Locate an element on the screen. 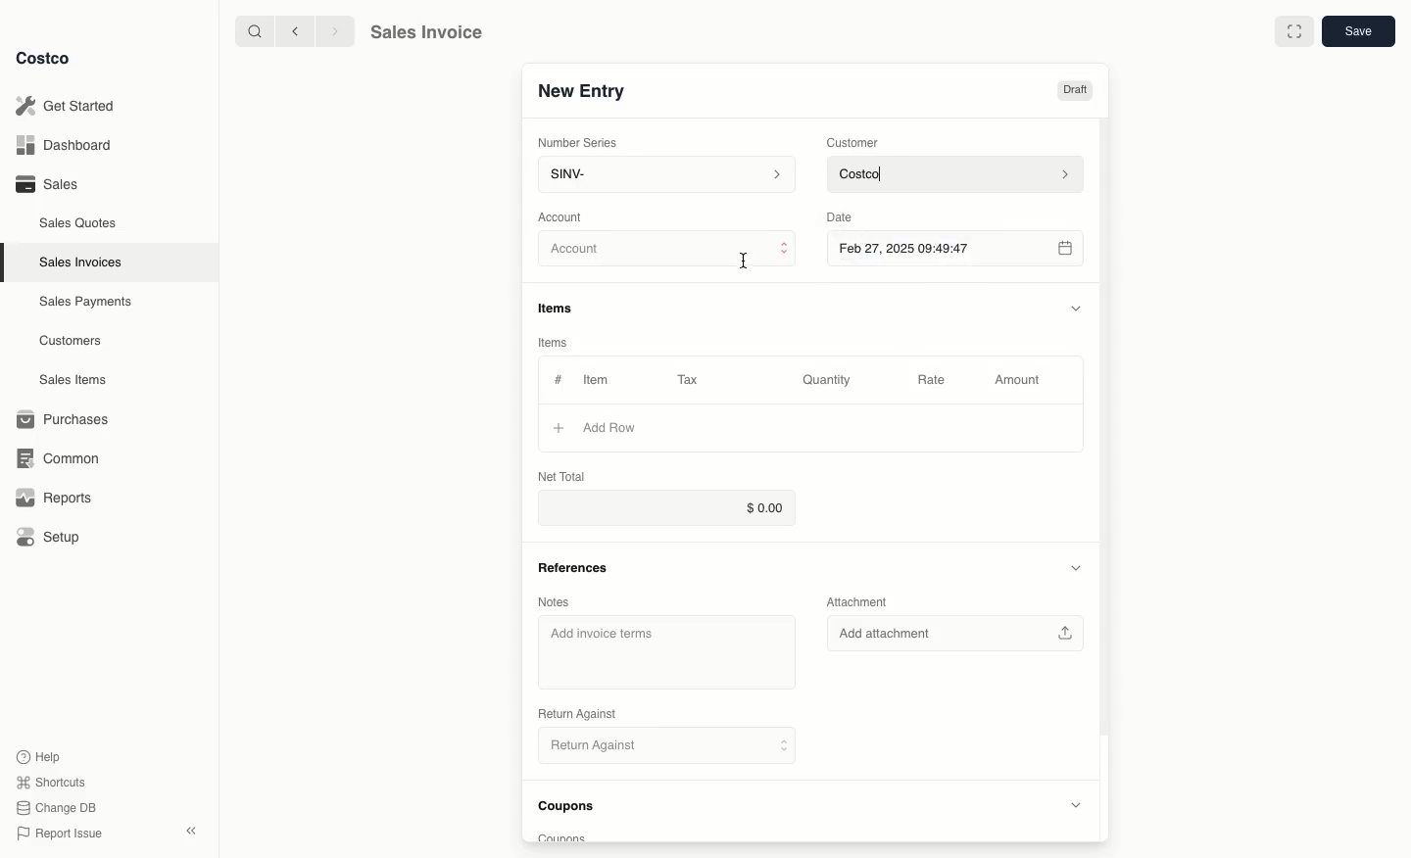 Image resolution: width=1411 pixels, height=858 pixels. Amount is located at coordinates (1015, 381).